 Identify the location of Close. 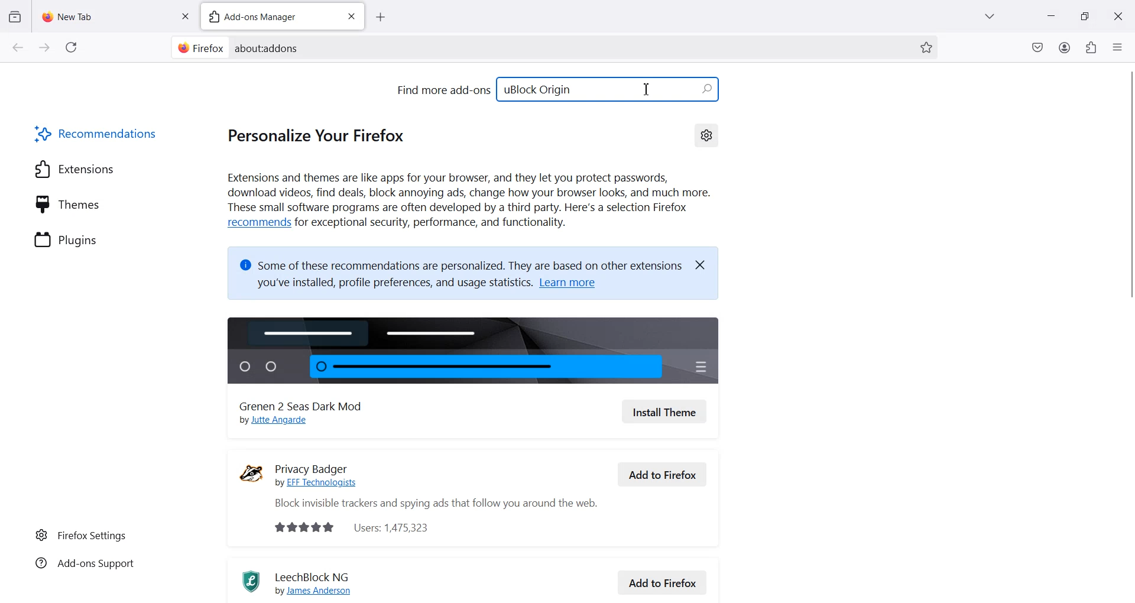
(705, 264).